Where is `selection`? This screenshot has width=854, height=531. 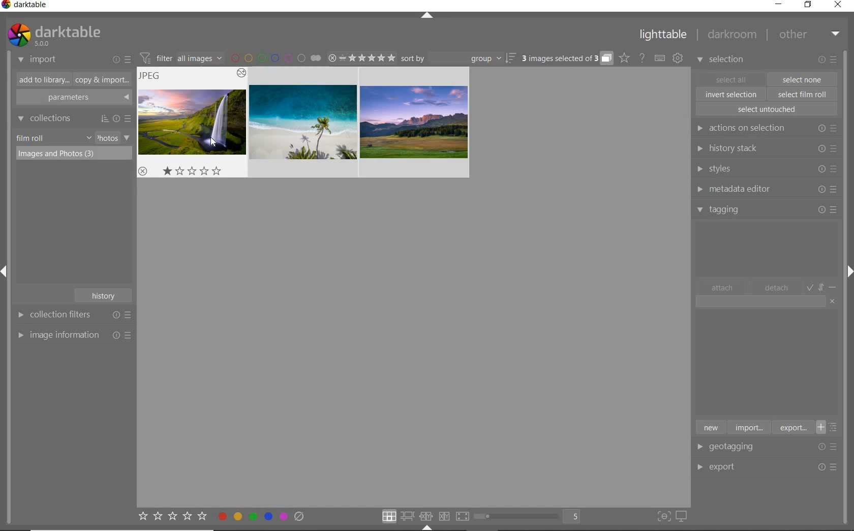 selection is located at coordinates (722, 61).